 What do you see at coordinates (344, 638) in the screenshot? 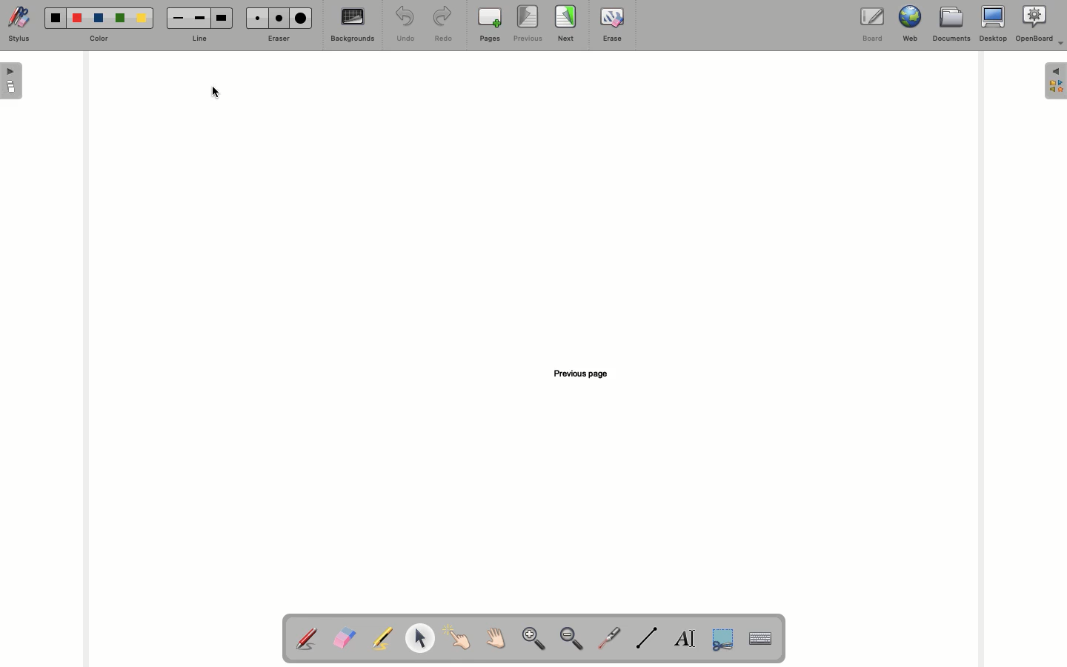
I see `Erase annotation` at bounding box center [344, 638].